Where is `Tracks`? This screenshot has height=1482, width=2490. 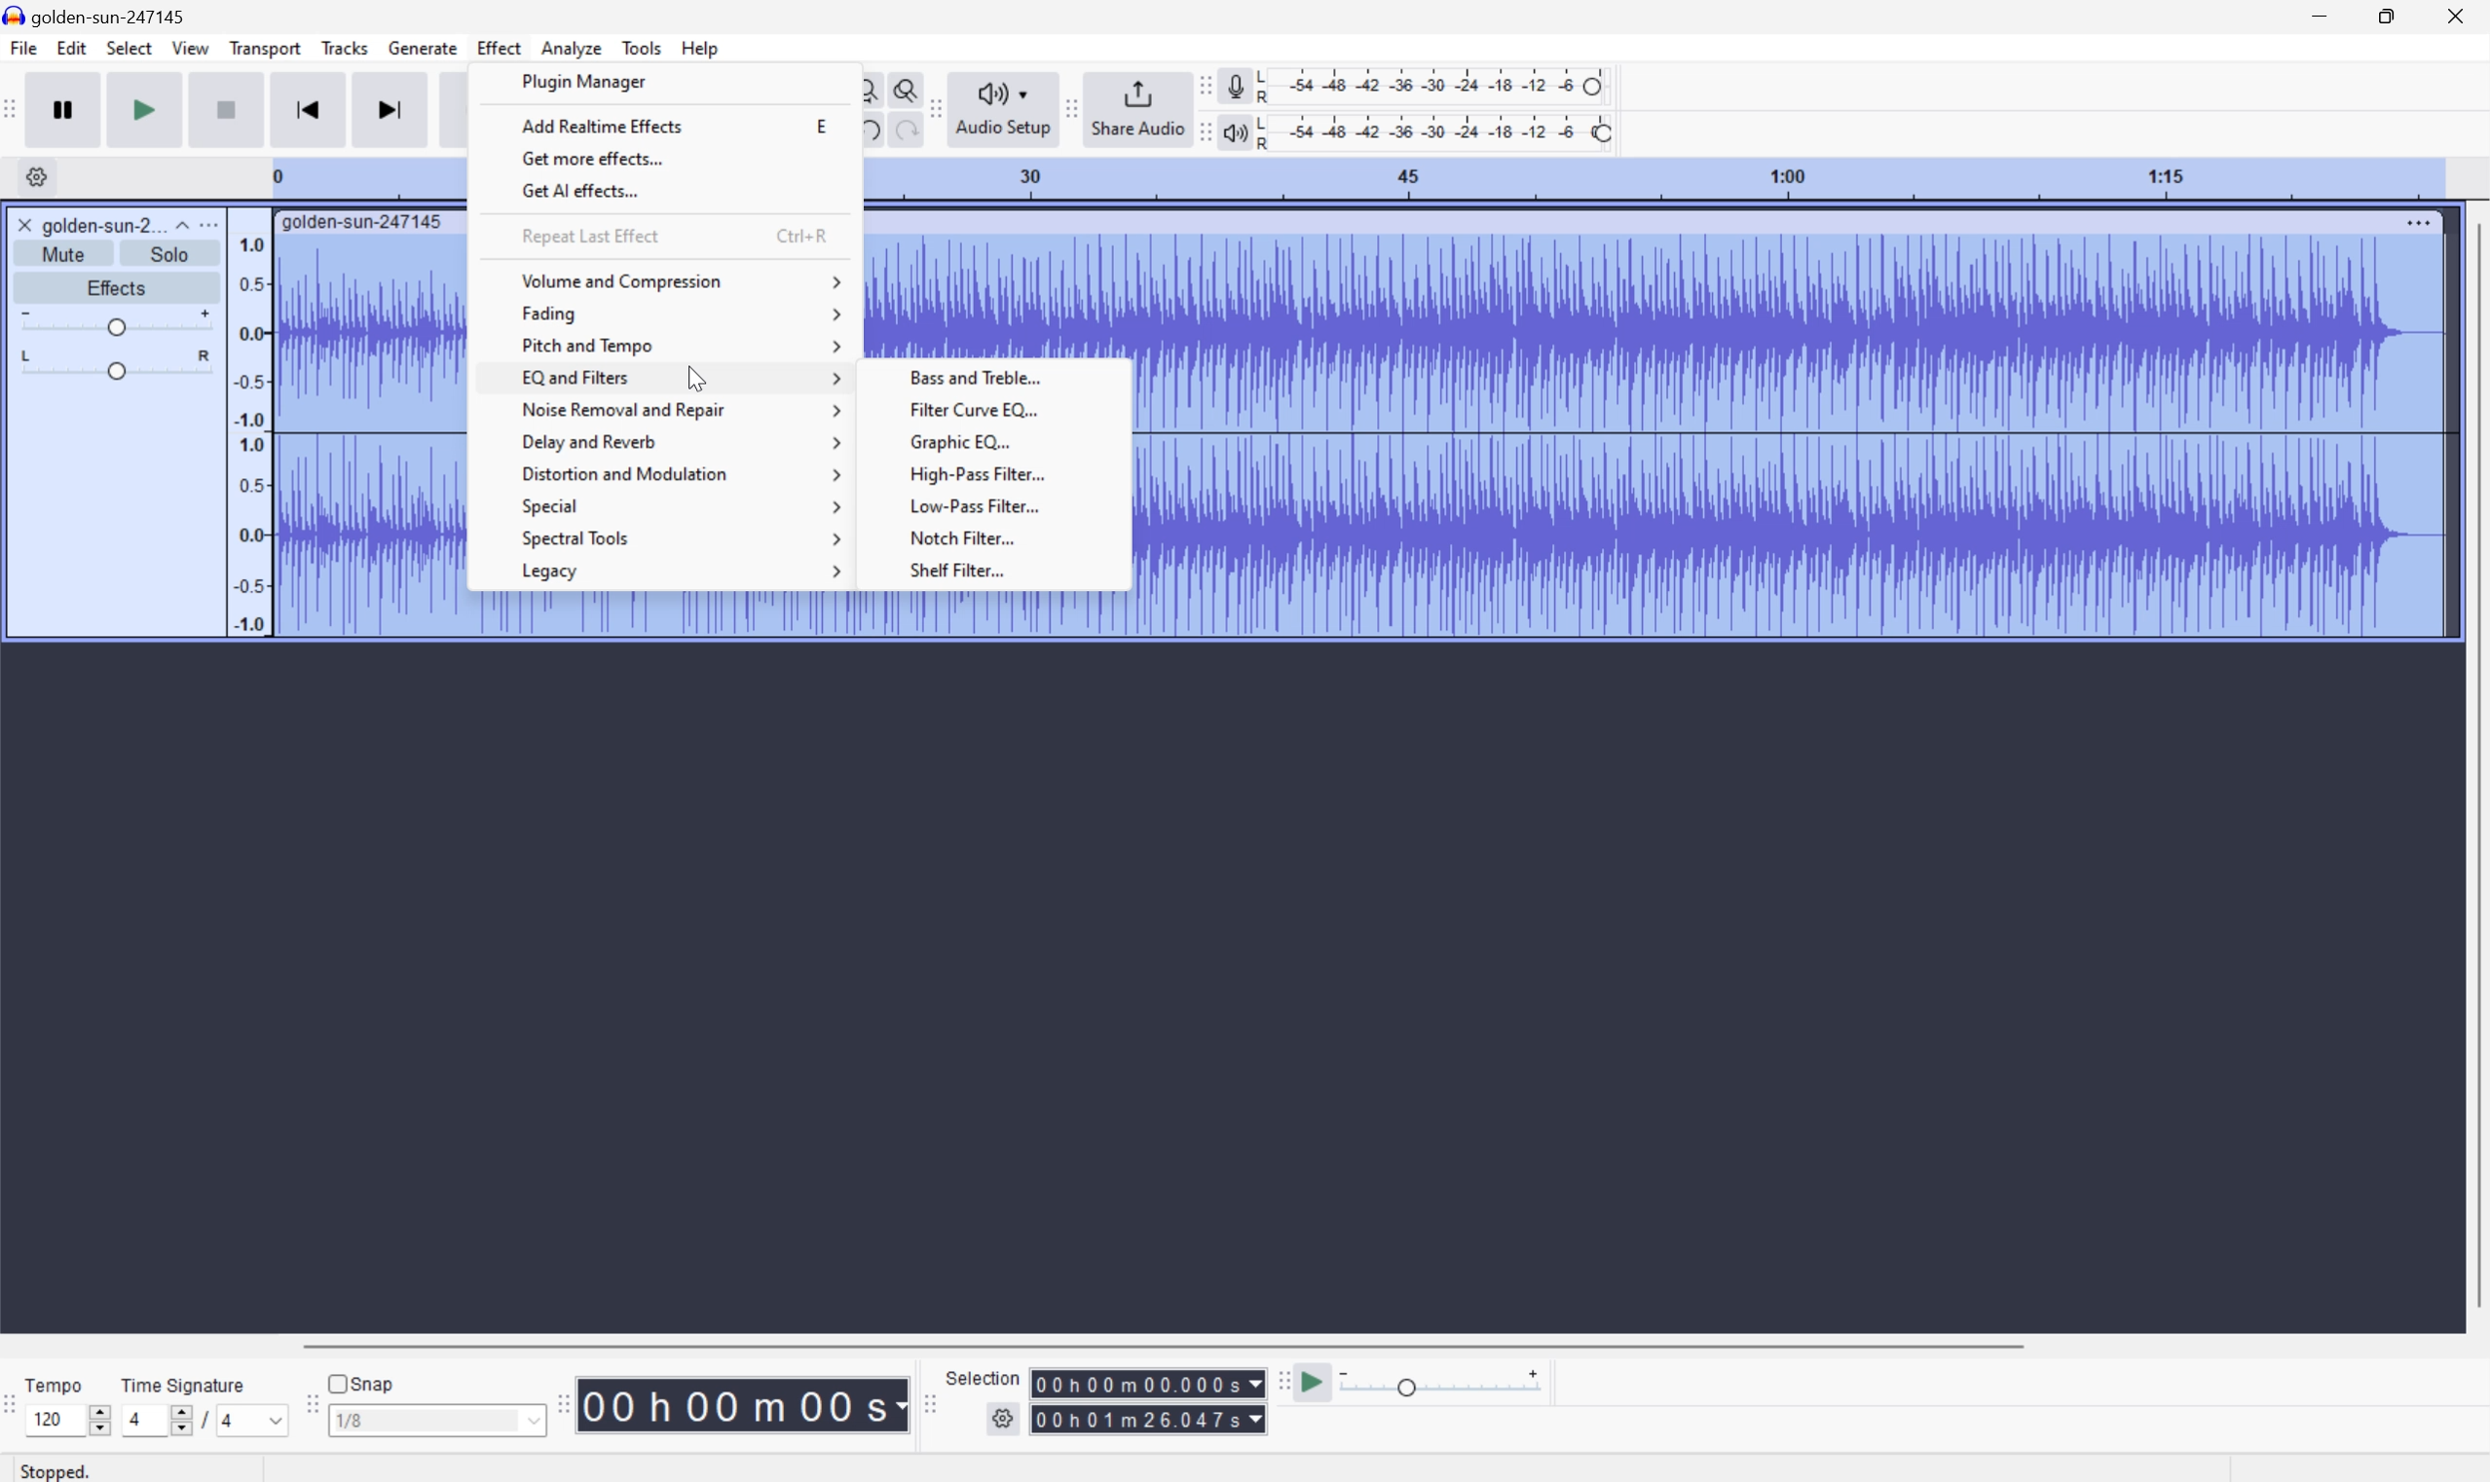
Tracks is located at coordinates (345, 46).